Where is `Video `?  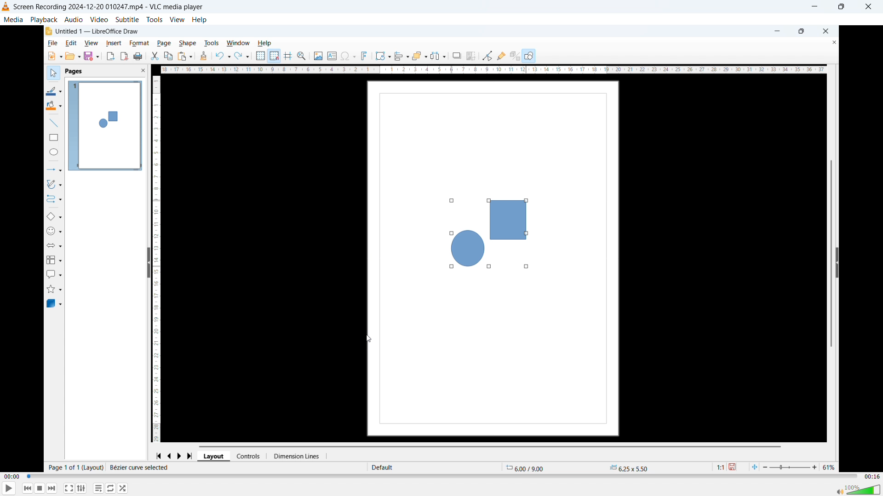 Video  is located at coordinates (99, 20).